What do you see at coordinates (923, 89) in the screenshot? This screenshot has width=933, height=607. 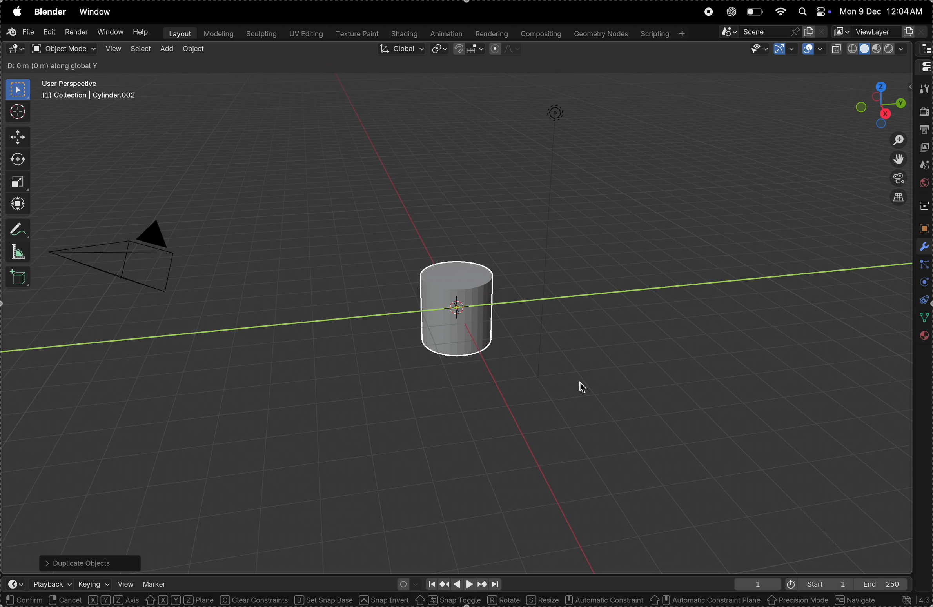 I see `tool` at bounding box center [923, 89].